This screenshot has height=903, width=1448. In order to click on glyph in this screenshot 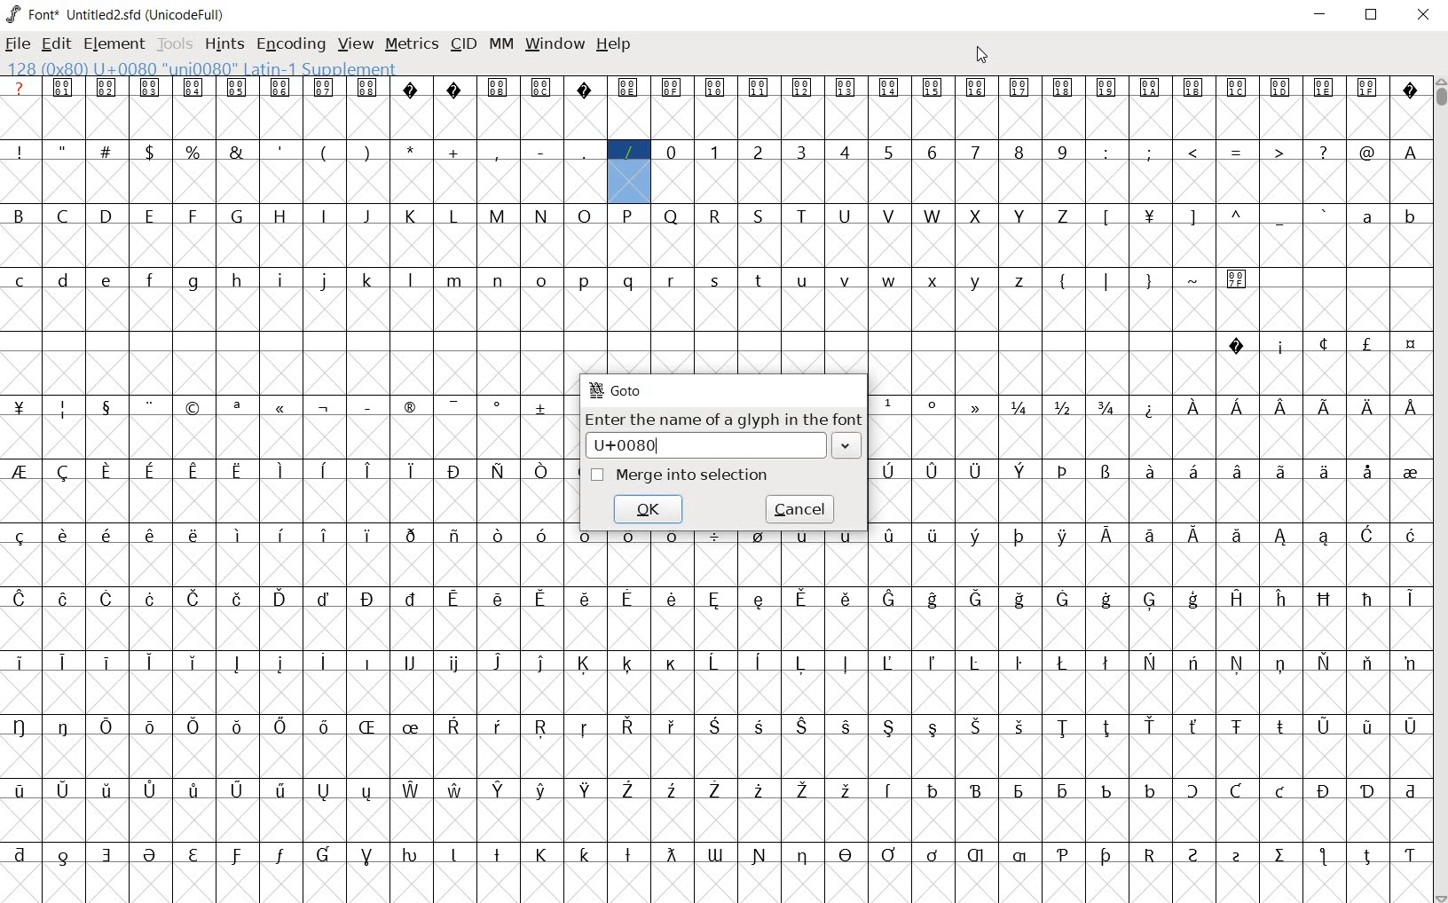, I will do `click(452, 855)`.